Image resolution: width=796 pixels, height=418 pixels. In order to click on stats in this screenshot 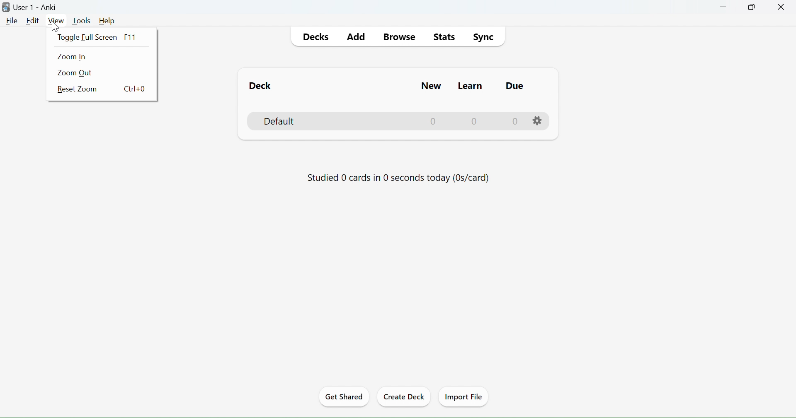, I will do `click(445, 38)`.